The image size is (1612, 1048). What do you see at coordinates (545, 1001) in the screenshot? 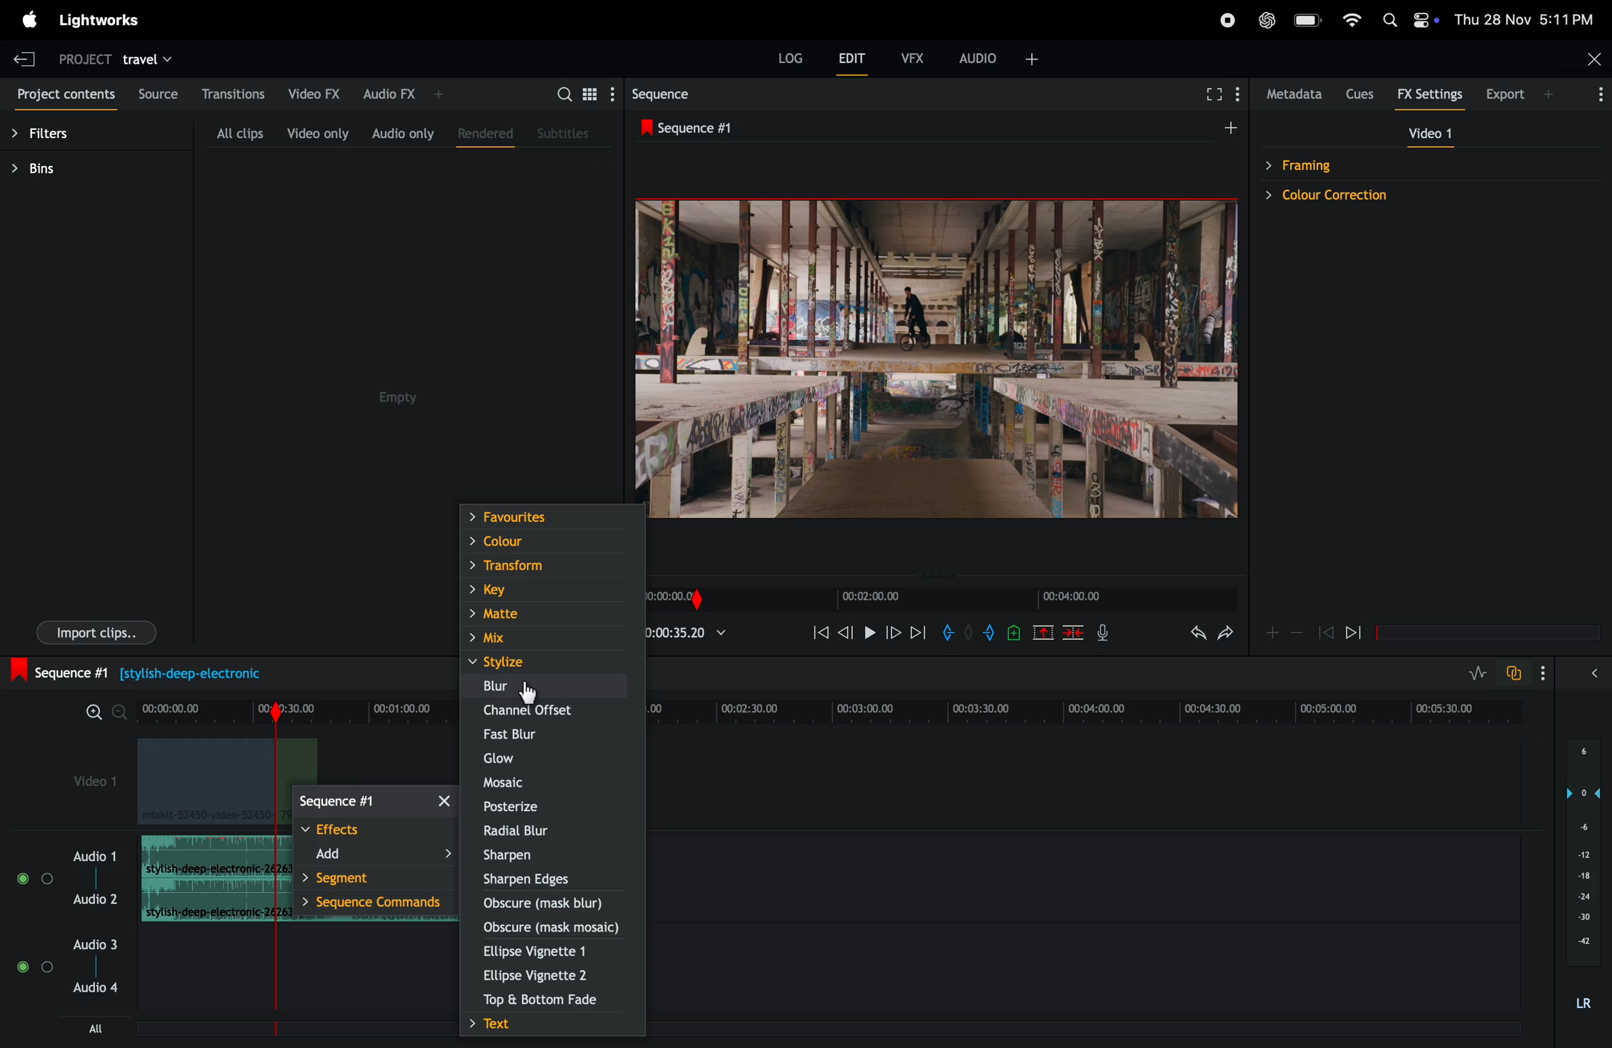
I see `top and bottom fade` at bounding box center [545, 1001].